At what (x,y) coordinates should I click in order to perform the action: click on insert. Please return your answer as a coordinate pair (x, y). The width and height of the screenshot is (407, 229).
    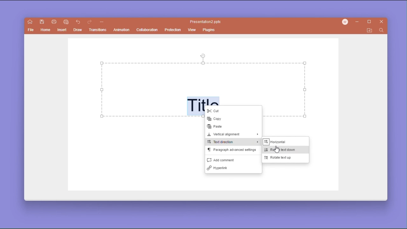
    Looking at the image, I should click on (62, 31).